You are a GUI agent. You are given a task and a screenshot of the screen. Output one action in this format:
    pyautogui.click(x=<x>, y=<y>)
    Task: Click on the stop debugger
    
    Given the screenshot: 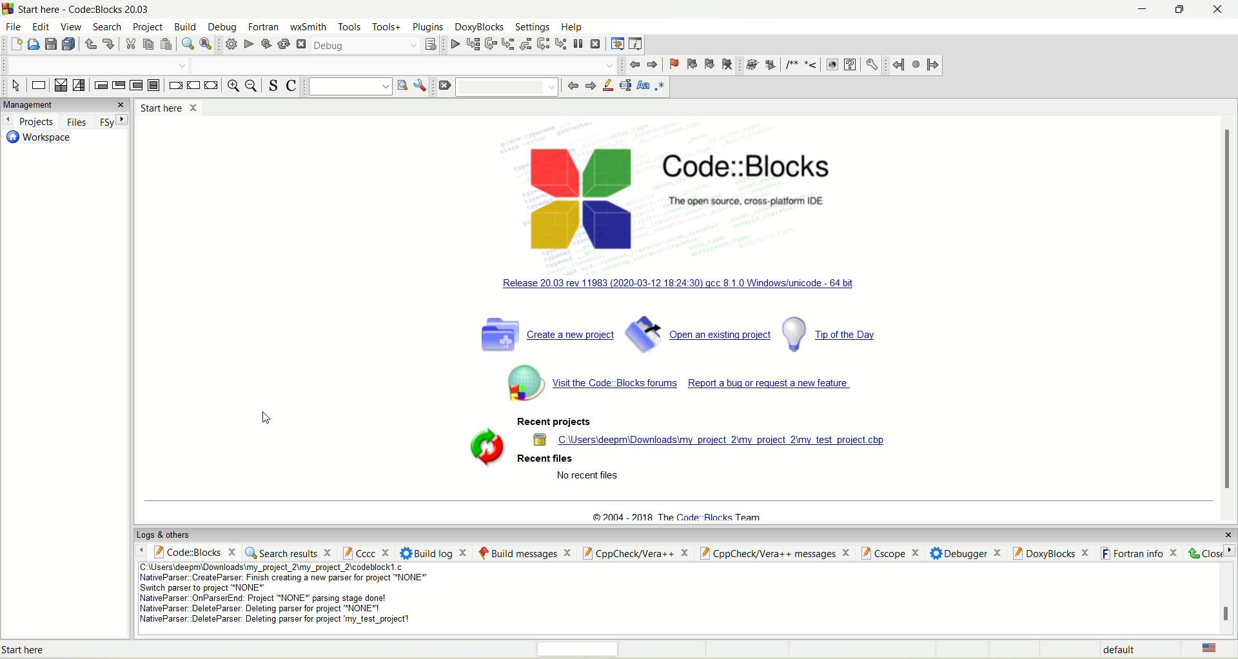 What is the action you would take?
    pyautogui.click(x=598, y=45)
    